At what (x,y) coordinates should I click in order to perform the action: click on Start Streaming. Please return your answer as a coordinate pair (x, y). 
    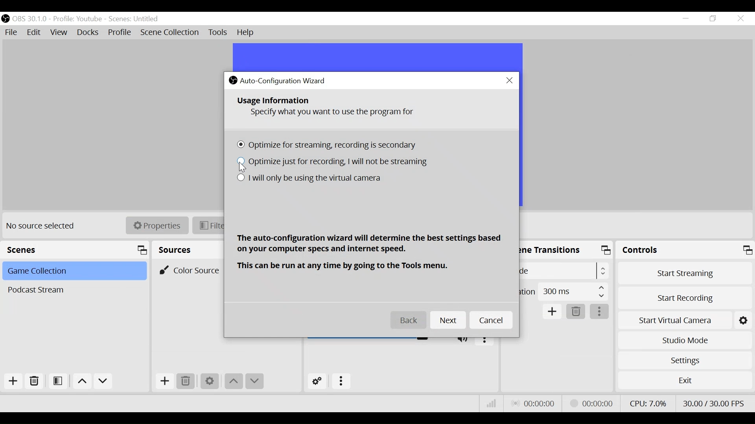
    Looking at the image, I should click on (683, 272).